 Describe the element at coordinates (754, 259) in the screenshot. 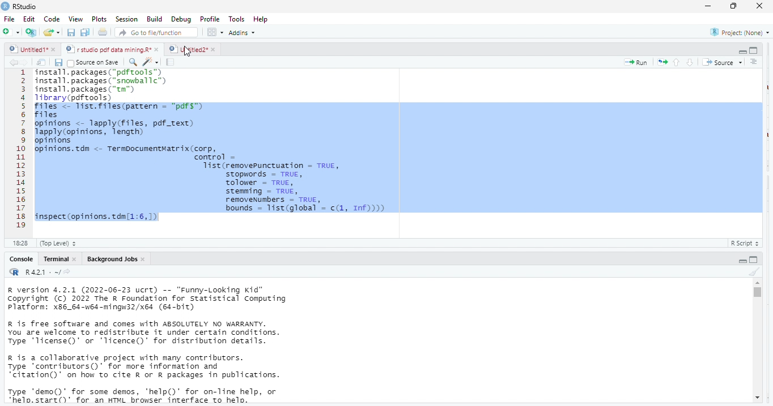

I see `hide console` at that location.